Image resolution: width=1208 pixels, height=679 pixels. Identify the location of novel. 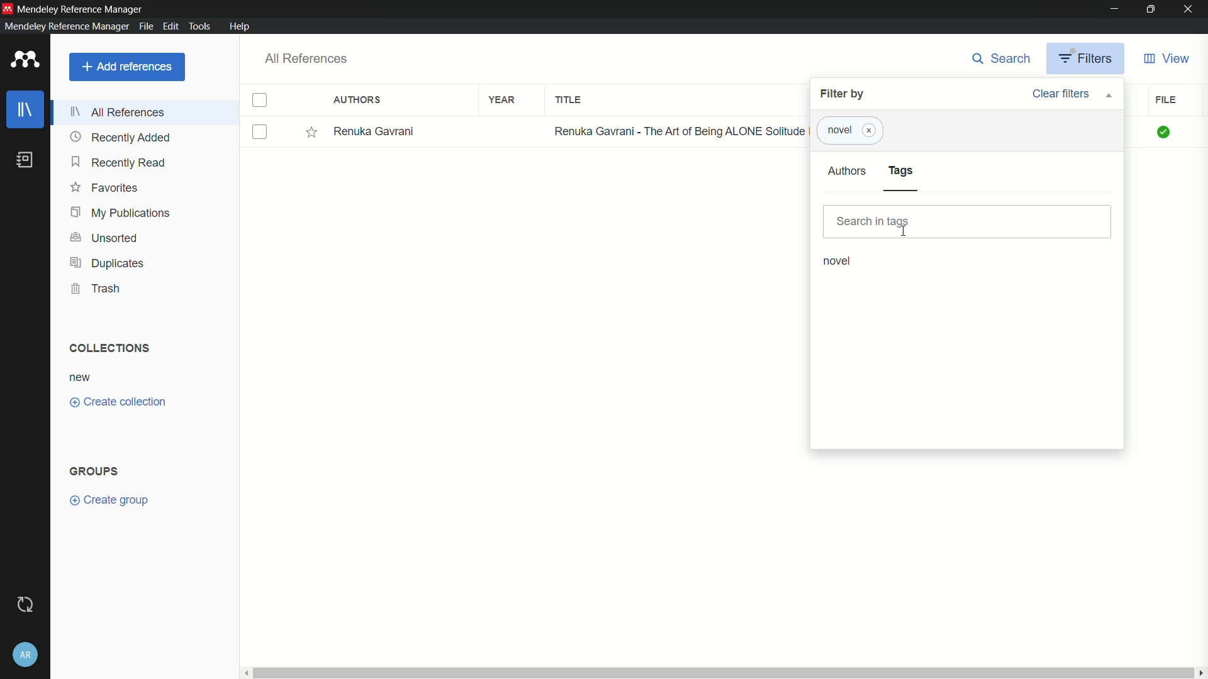
(839, 261).